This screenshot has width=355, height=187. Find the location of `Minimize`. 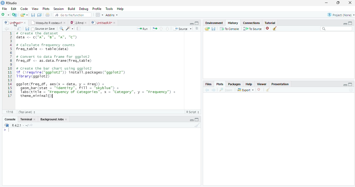

Minimize is located at coordinates (192, 120).